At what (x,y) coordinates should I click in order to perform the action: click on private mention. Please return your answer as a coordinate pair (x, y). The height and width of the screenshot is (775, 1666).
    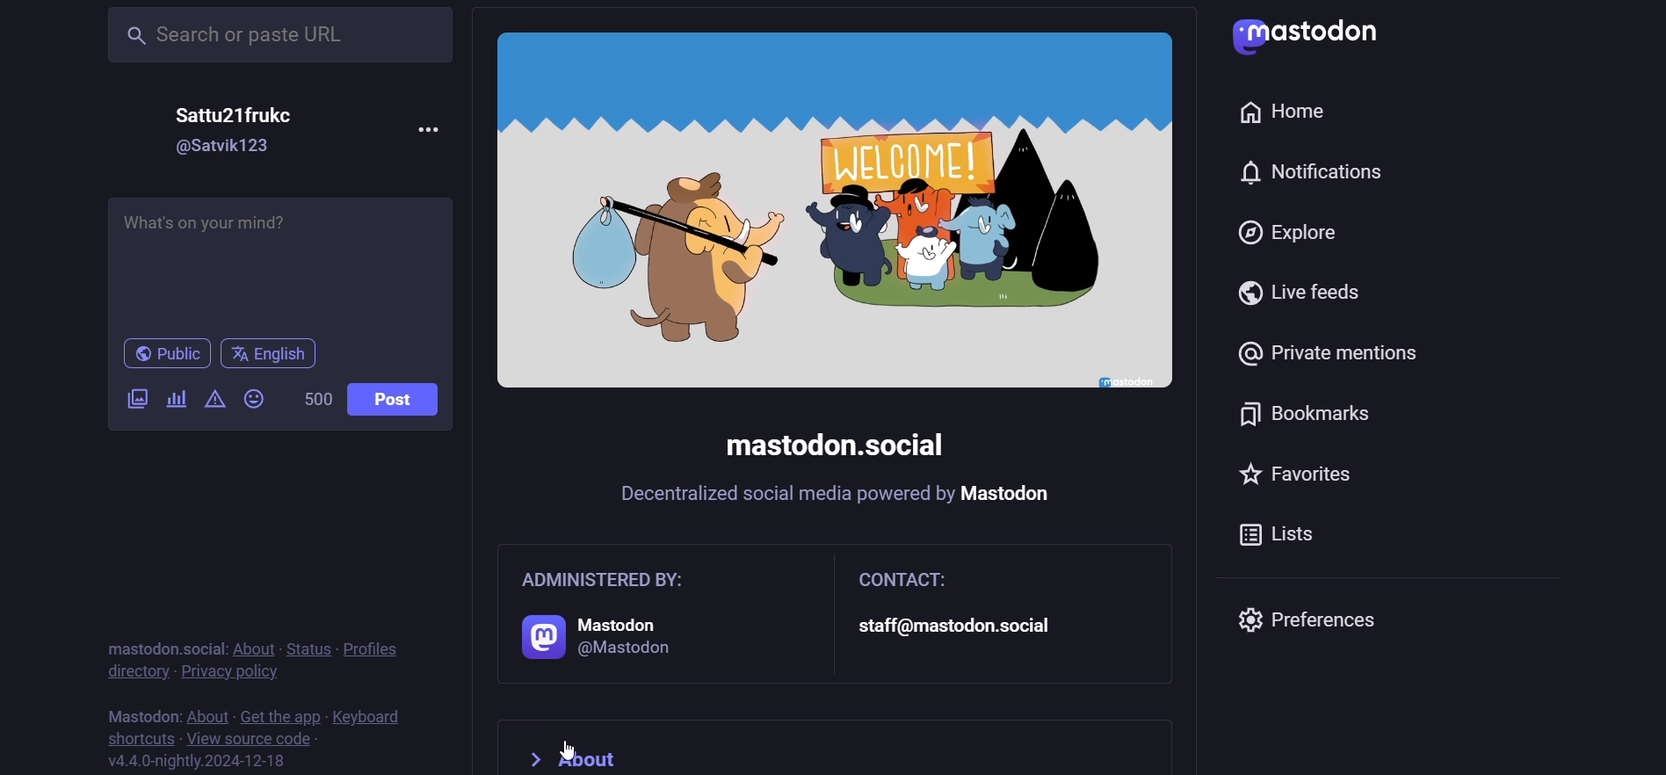
    Looking at the image, I should click on (1341, 348).